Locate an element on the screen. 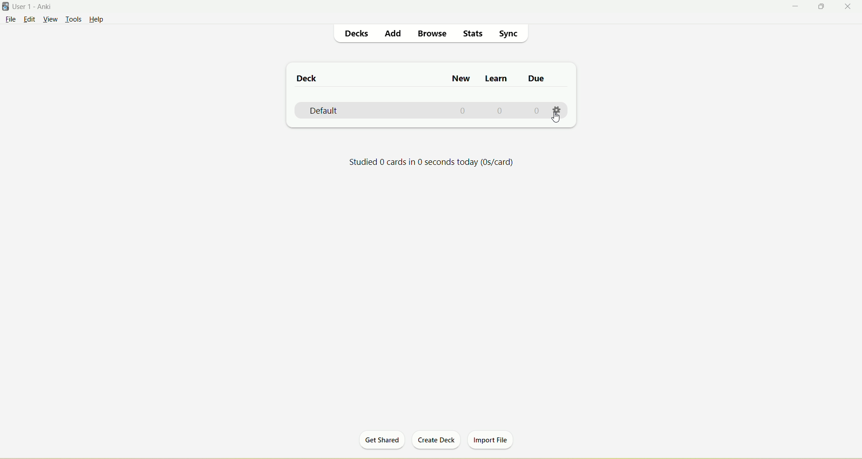  file is located at coordinates (9, 19).